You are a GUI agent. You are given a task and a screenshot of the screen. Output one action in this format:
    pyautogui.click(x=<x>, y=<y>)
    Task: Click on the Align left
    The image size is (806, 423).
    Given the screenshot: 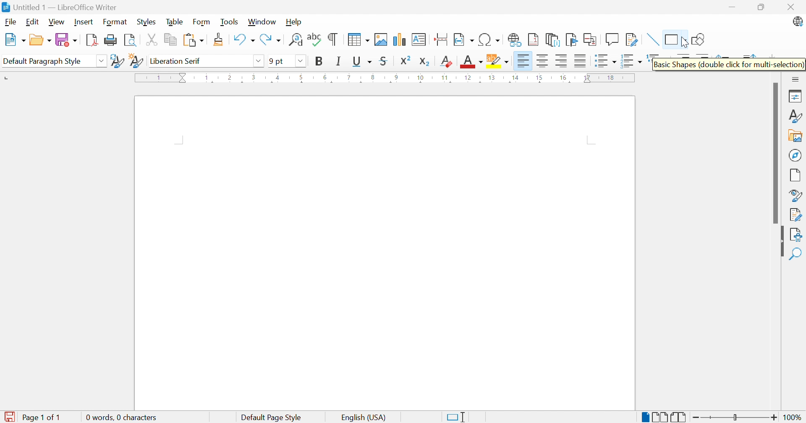 What is the action you would take?
    pyautogui.click(x=524, y=62)
    